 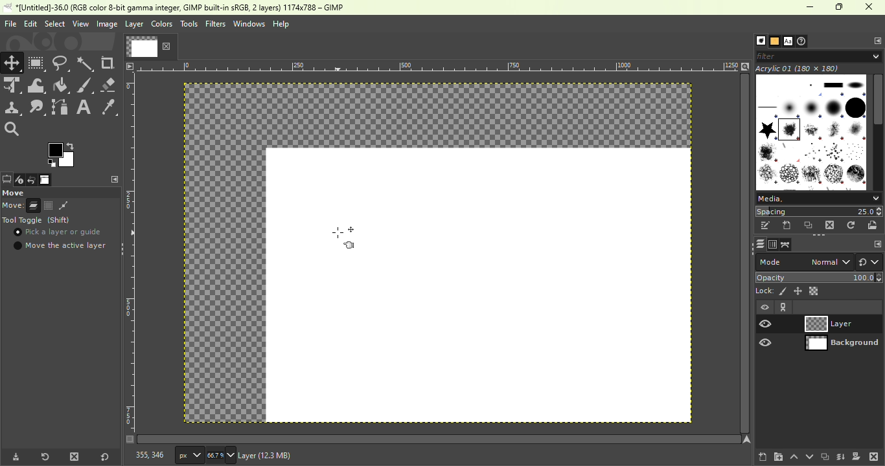 What do you see at coordinates (820, 277) in the screenshot?
I see `Opacity` at bounding box center [820, 277].